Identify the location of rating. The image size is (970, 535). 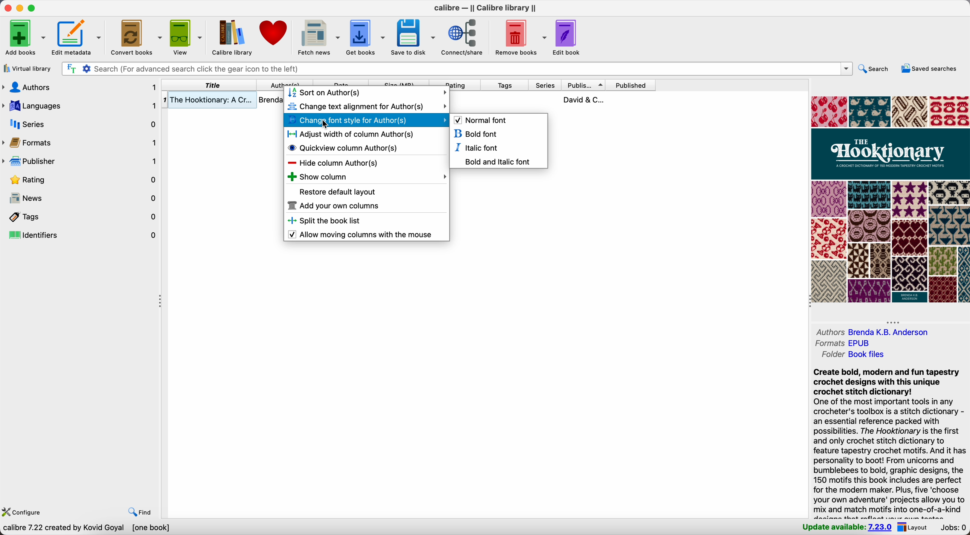
(455, 82).